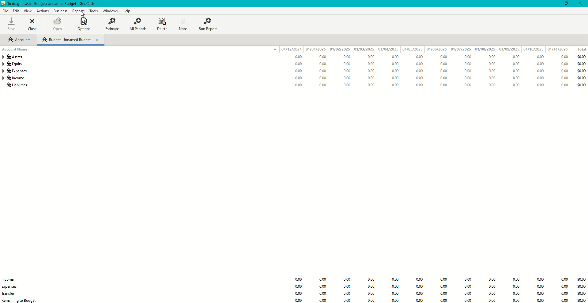  What do you see at coordinates (516, 280) in the screenshot?
I see `0.00` at bounding box center [516, 280].